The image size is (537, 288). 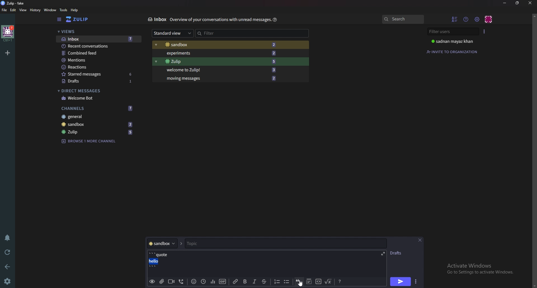 What do you see at coordinates (86, 74) in the screenshot?
I see `starred messages` at bounding box center [86, 74].